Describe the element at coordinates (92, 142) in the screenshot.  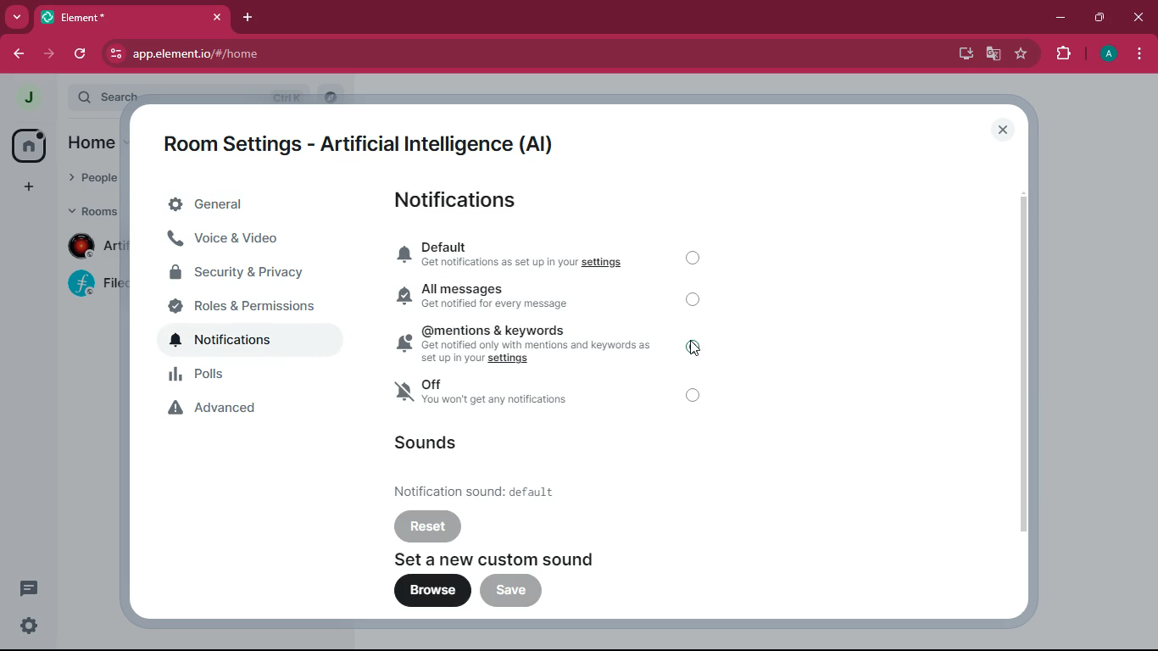
I see `home` at that location.